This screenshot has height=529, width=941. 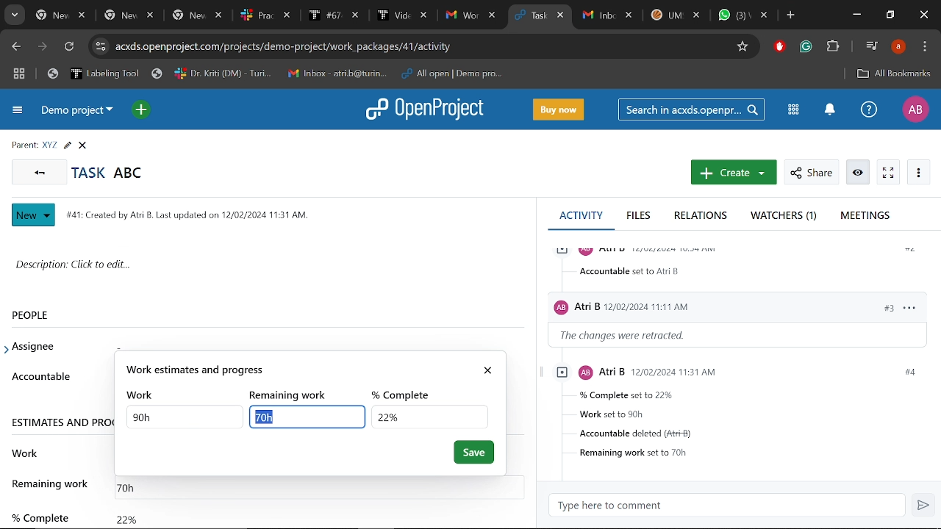 I want to click on the changes were retracted, so click(x=632, y=336).